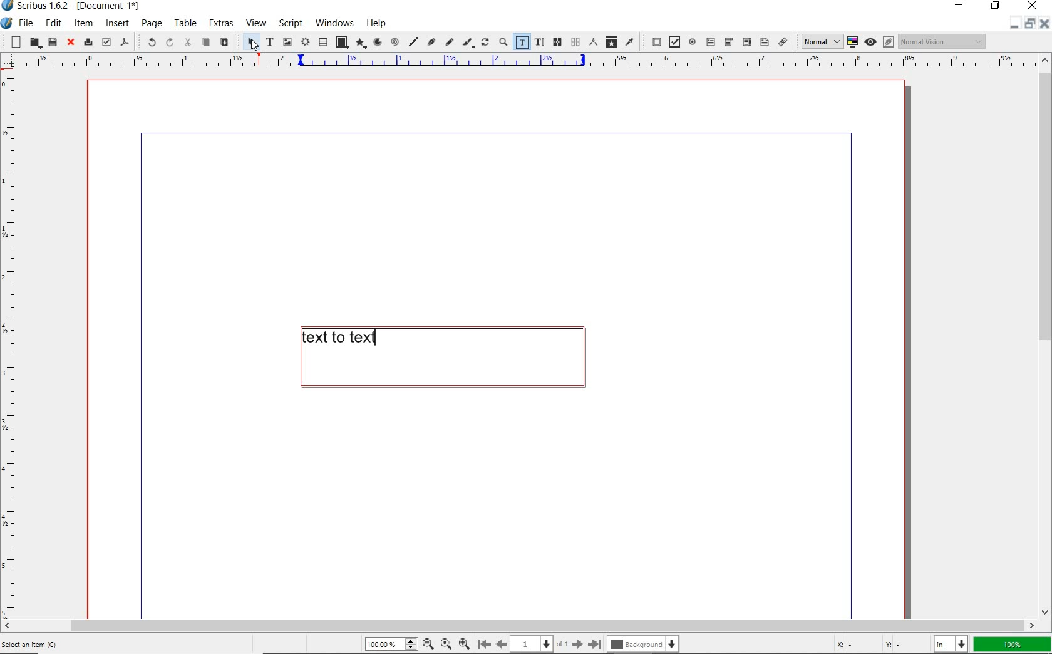 Image resolution: width=1052 pixels, height=654 pixels. I want to click on edit, so click(53, 23).